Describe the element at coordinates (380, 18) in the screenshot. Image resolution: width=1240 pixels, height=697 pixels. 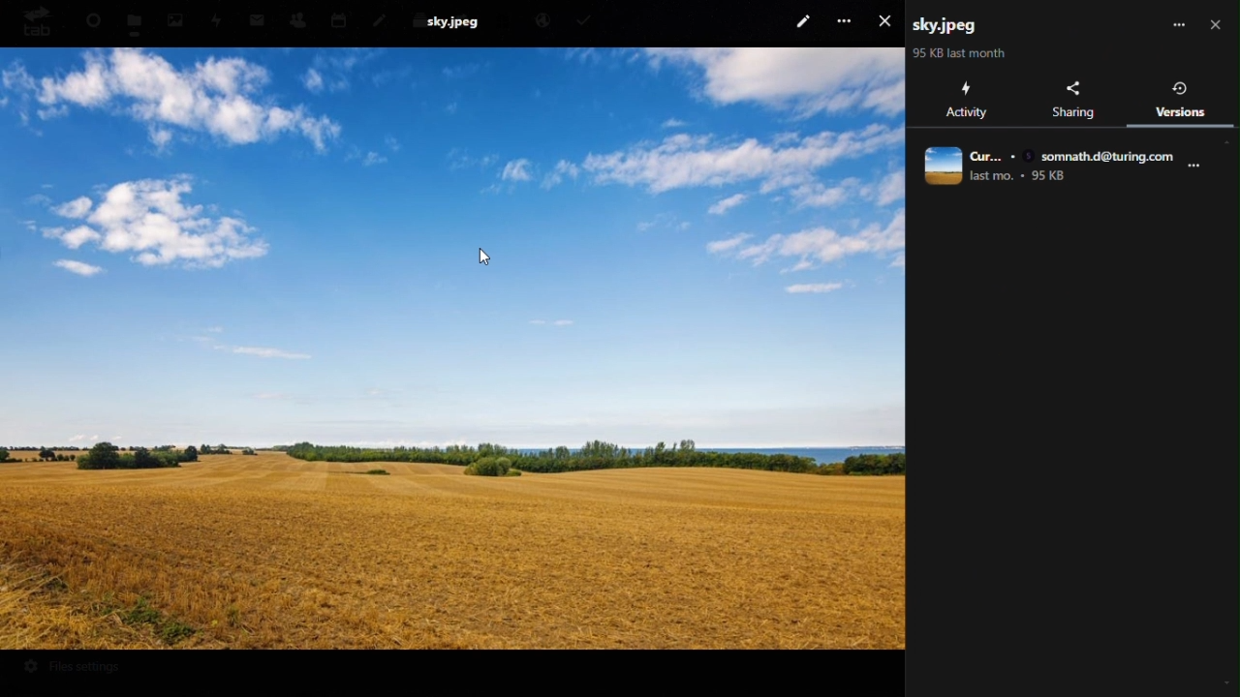
I see `Notes` at that location.